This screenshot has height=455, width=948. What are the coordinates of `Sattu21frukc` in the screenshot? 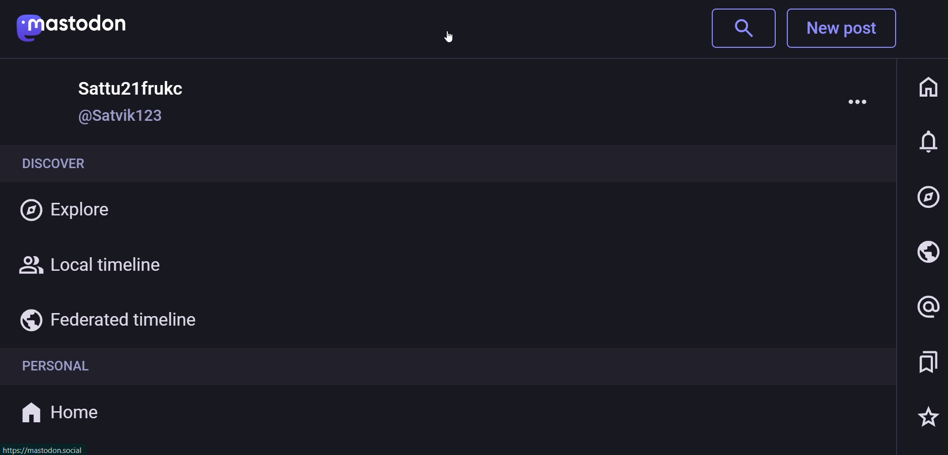 It's located at (123, 86).